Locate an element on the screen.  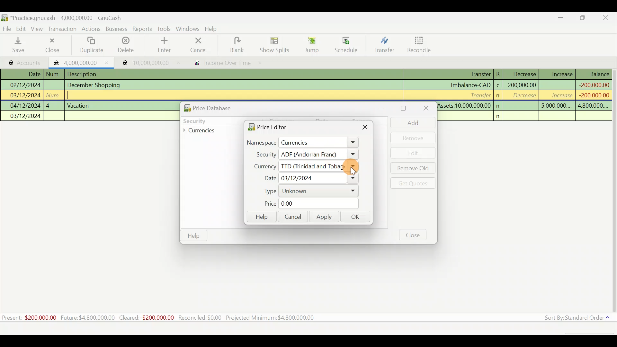
Security is located at coordinates (208, 120).